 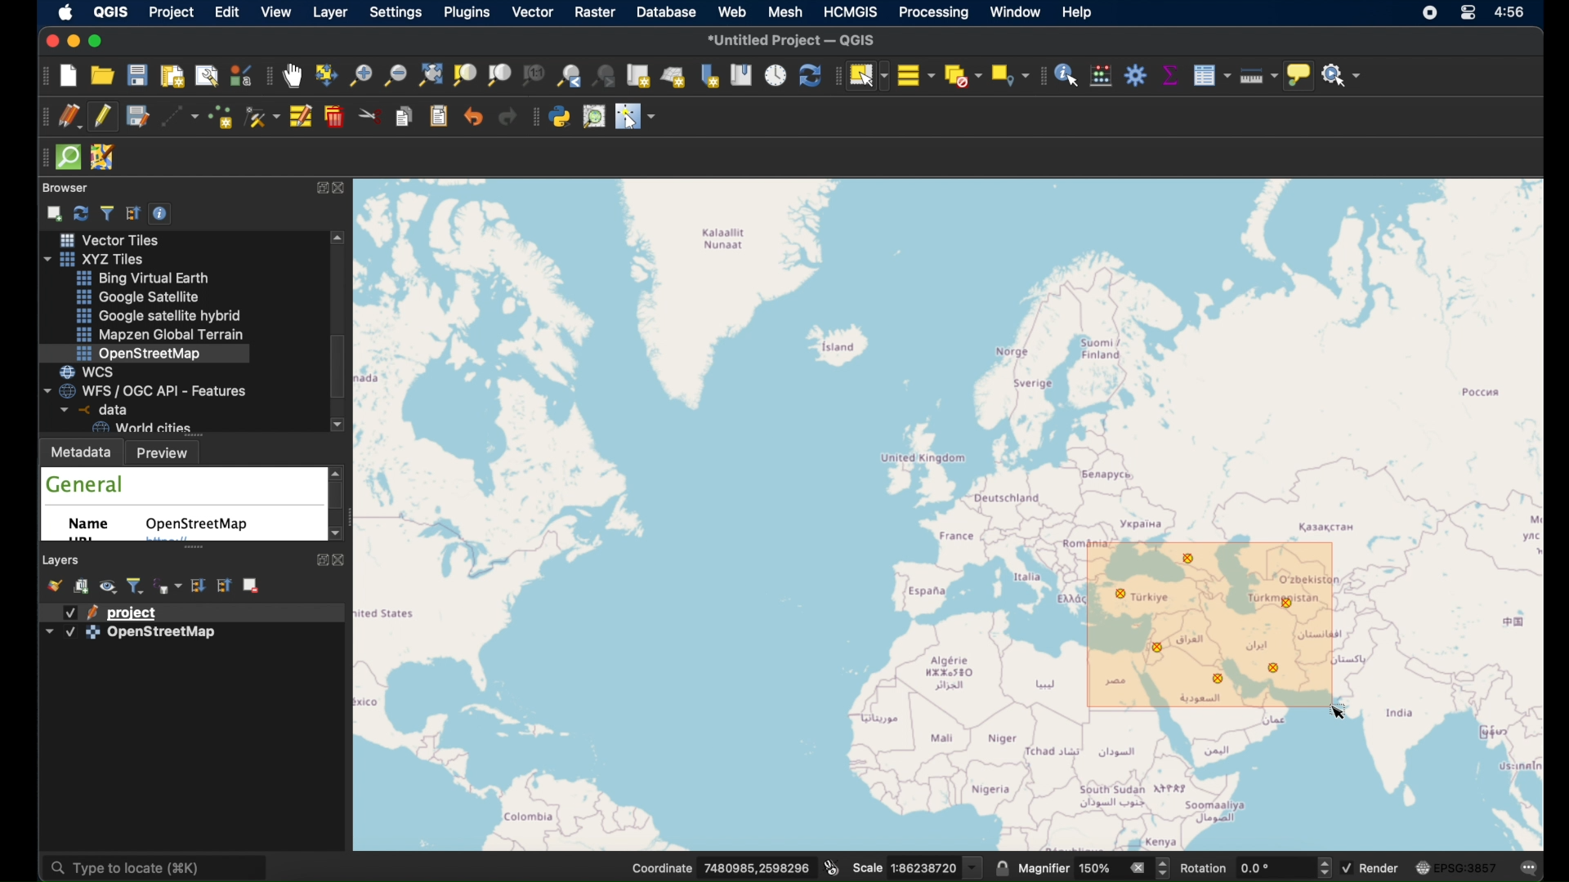 I want to click on dropdown, so click(x=973, y=867).